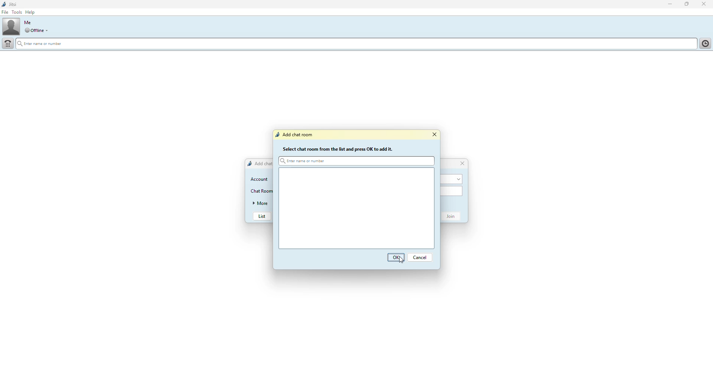  What do you see at coordinates (262, 216) in the screenshot?
I see `list` at bounding box center [262, 216].